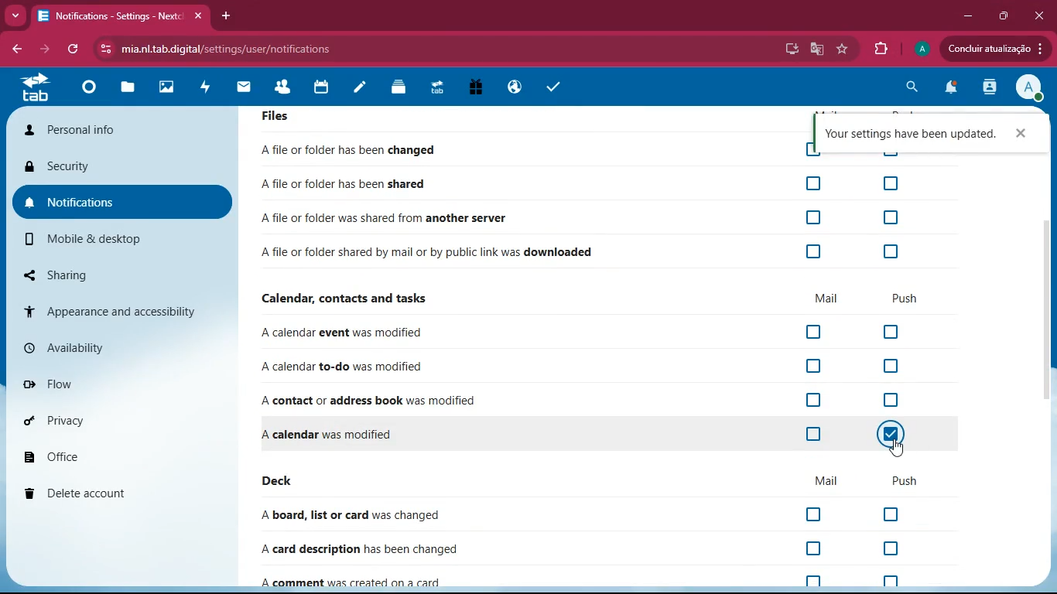 The height and width of the screenshot is (594, 1057). What do you see at coordinates (110, 240) in the screenshot?
I see `mobile` at bounding box center [110, 240].